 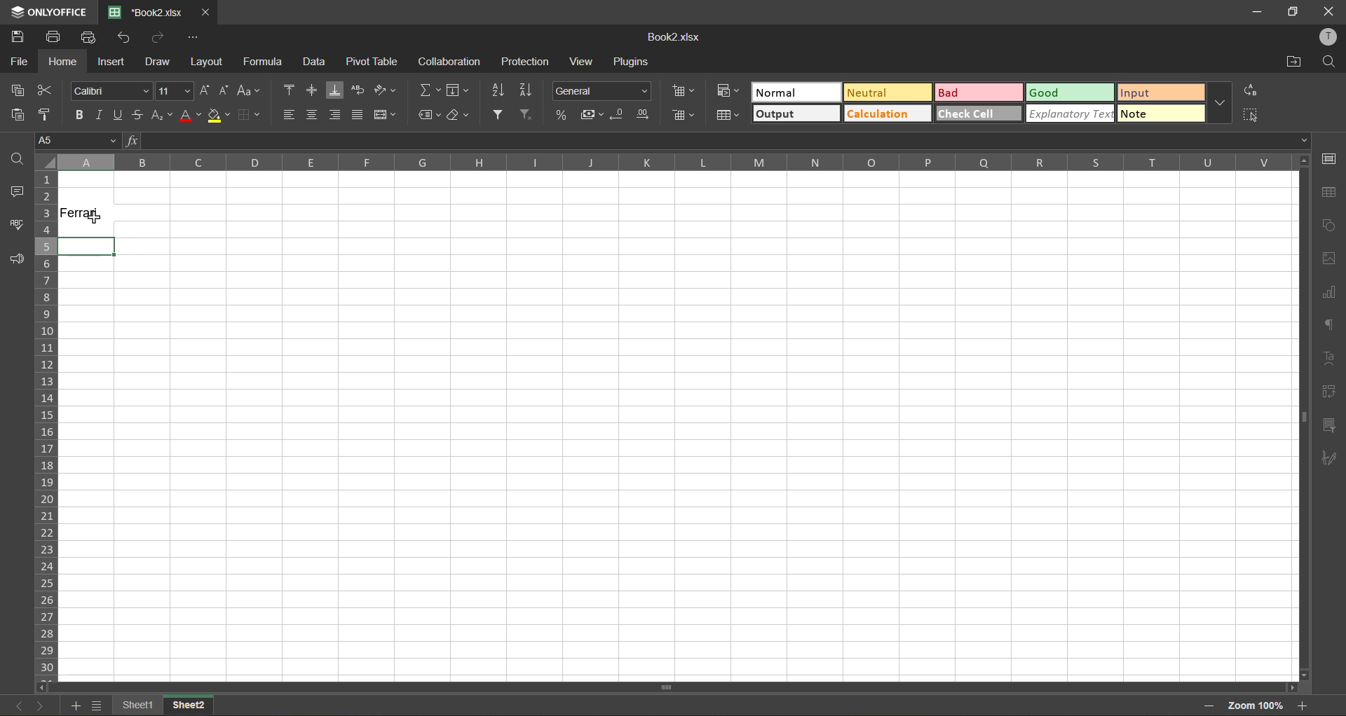 I want to click on collaboration, so click(x=450, y=62).